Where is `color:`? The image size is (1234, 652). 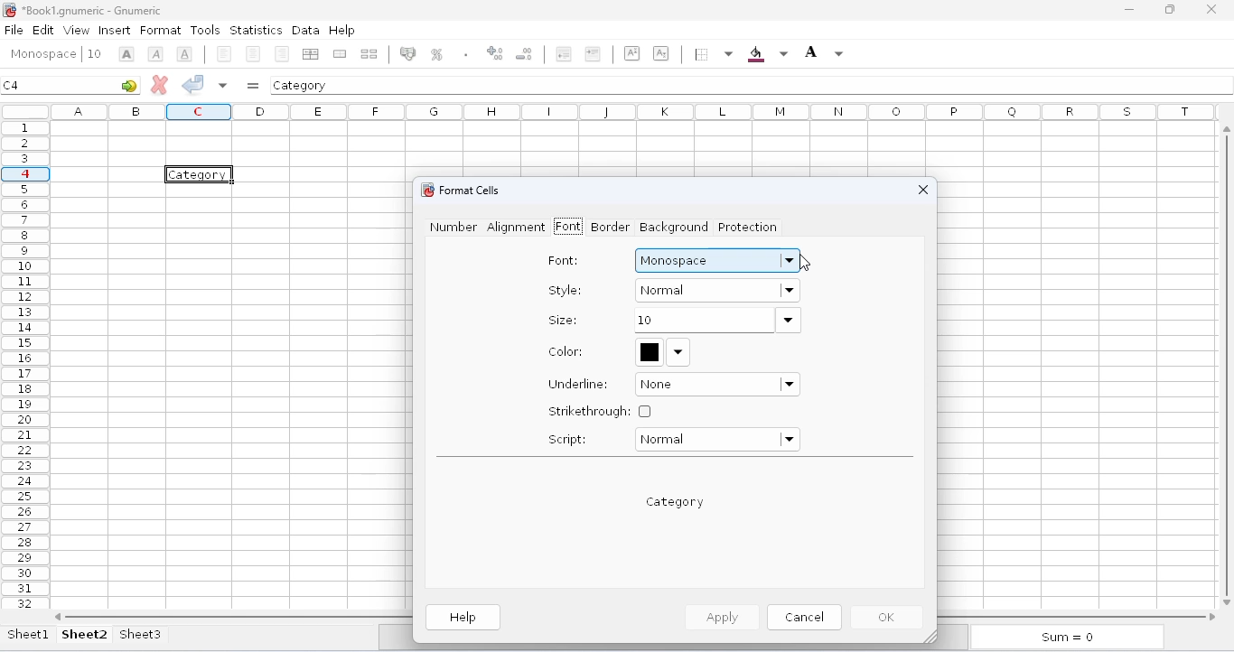
color: is located at coordinates (566, 351).